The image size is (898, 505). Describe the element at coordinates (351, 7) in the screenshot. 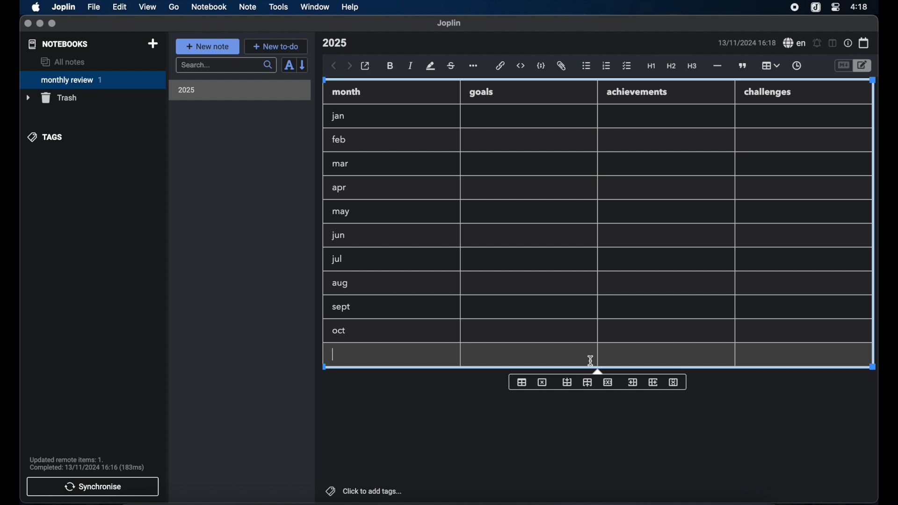

I see `help` at that location.